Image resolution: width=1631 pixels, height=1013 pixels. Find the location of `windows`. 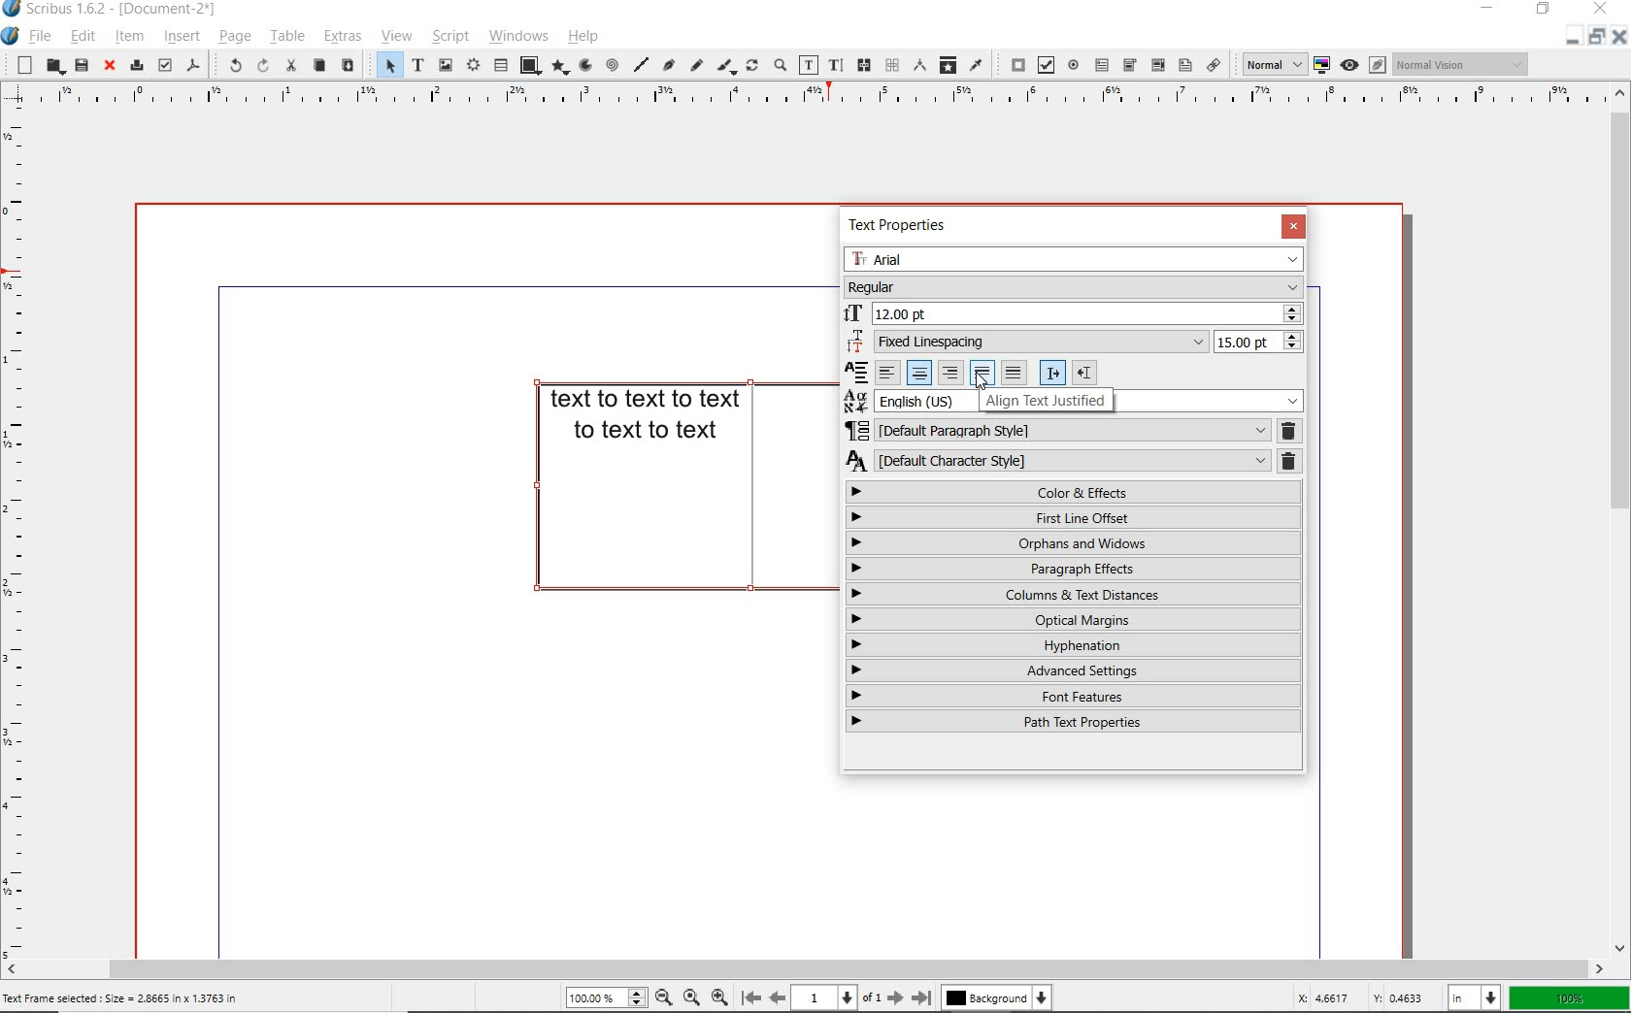

windows is located at coordinates (517, 36).